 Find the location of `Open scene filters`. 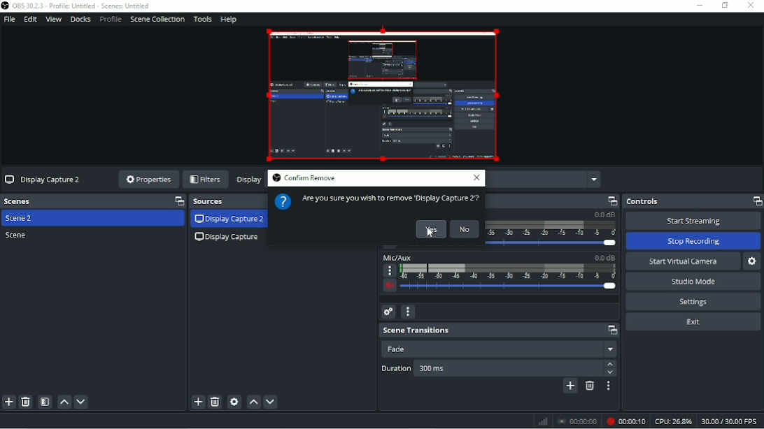

Open scene filters is located at coordinates (45, 402).